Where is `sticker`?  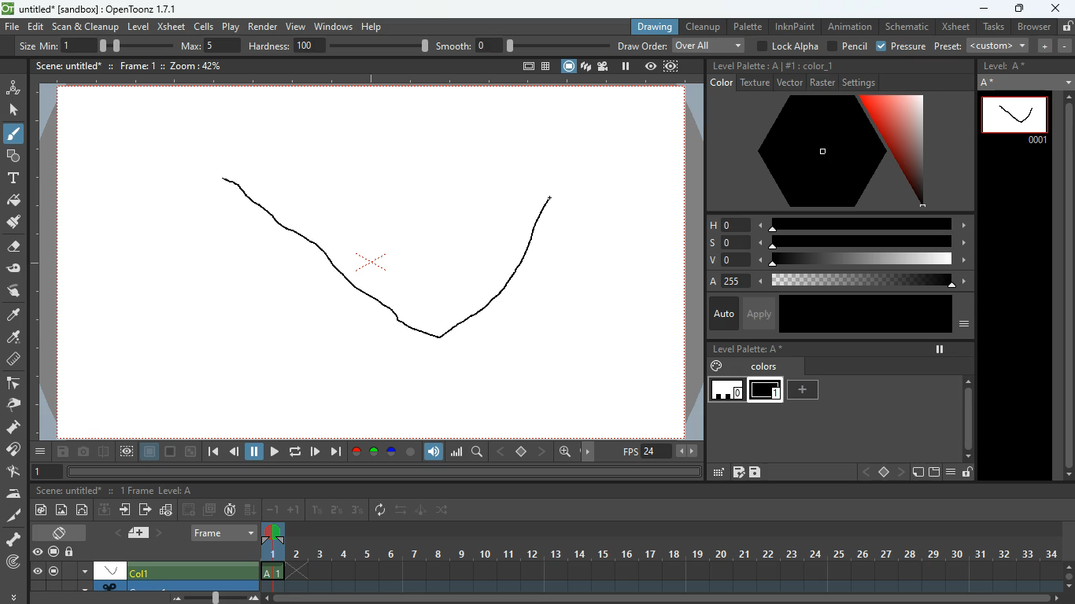
sticker is located at coordinates (917, 473).